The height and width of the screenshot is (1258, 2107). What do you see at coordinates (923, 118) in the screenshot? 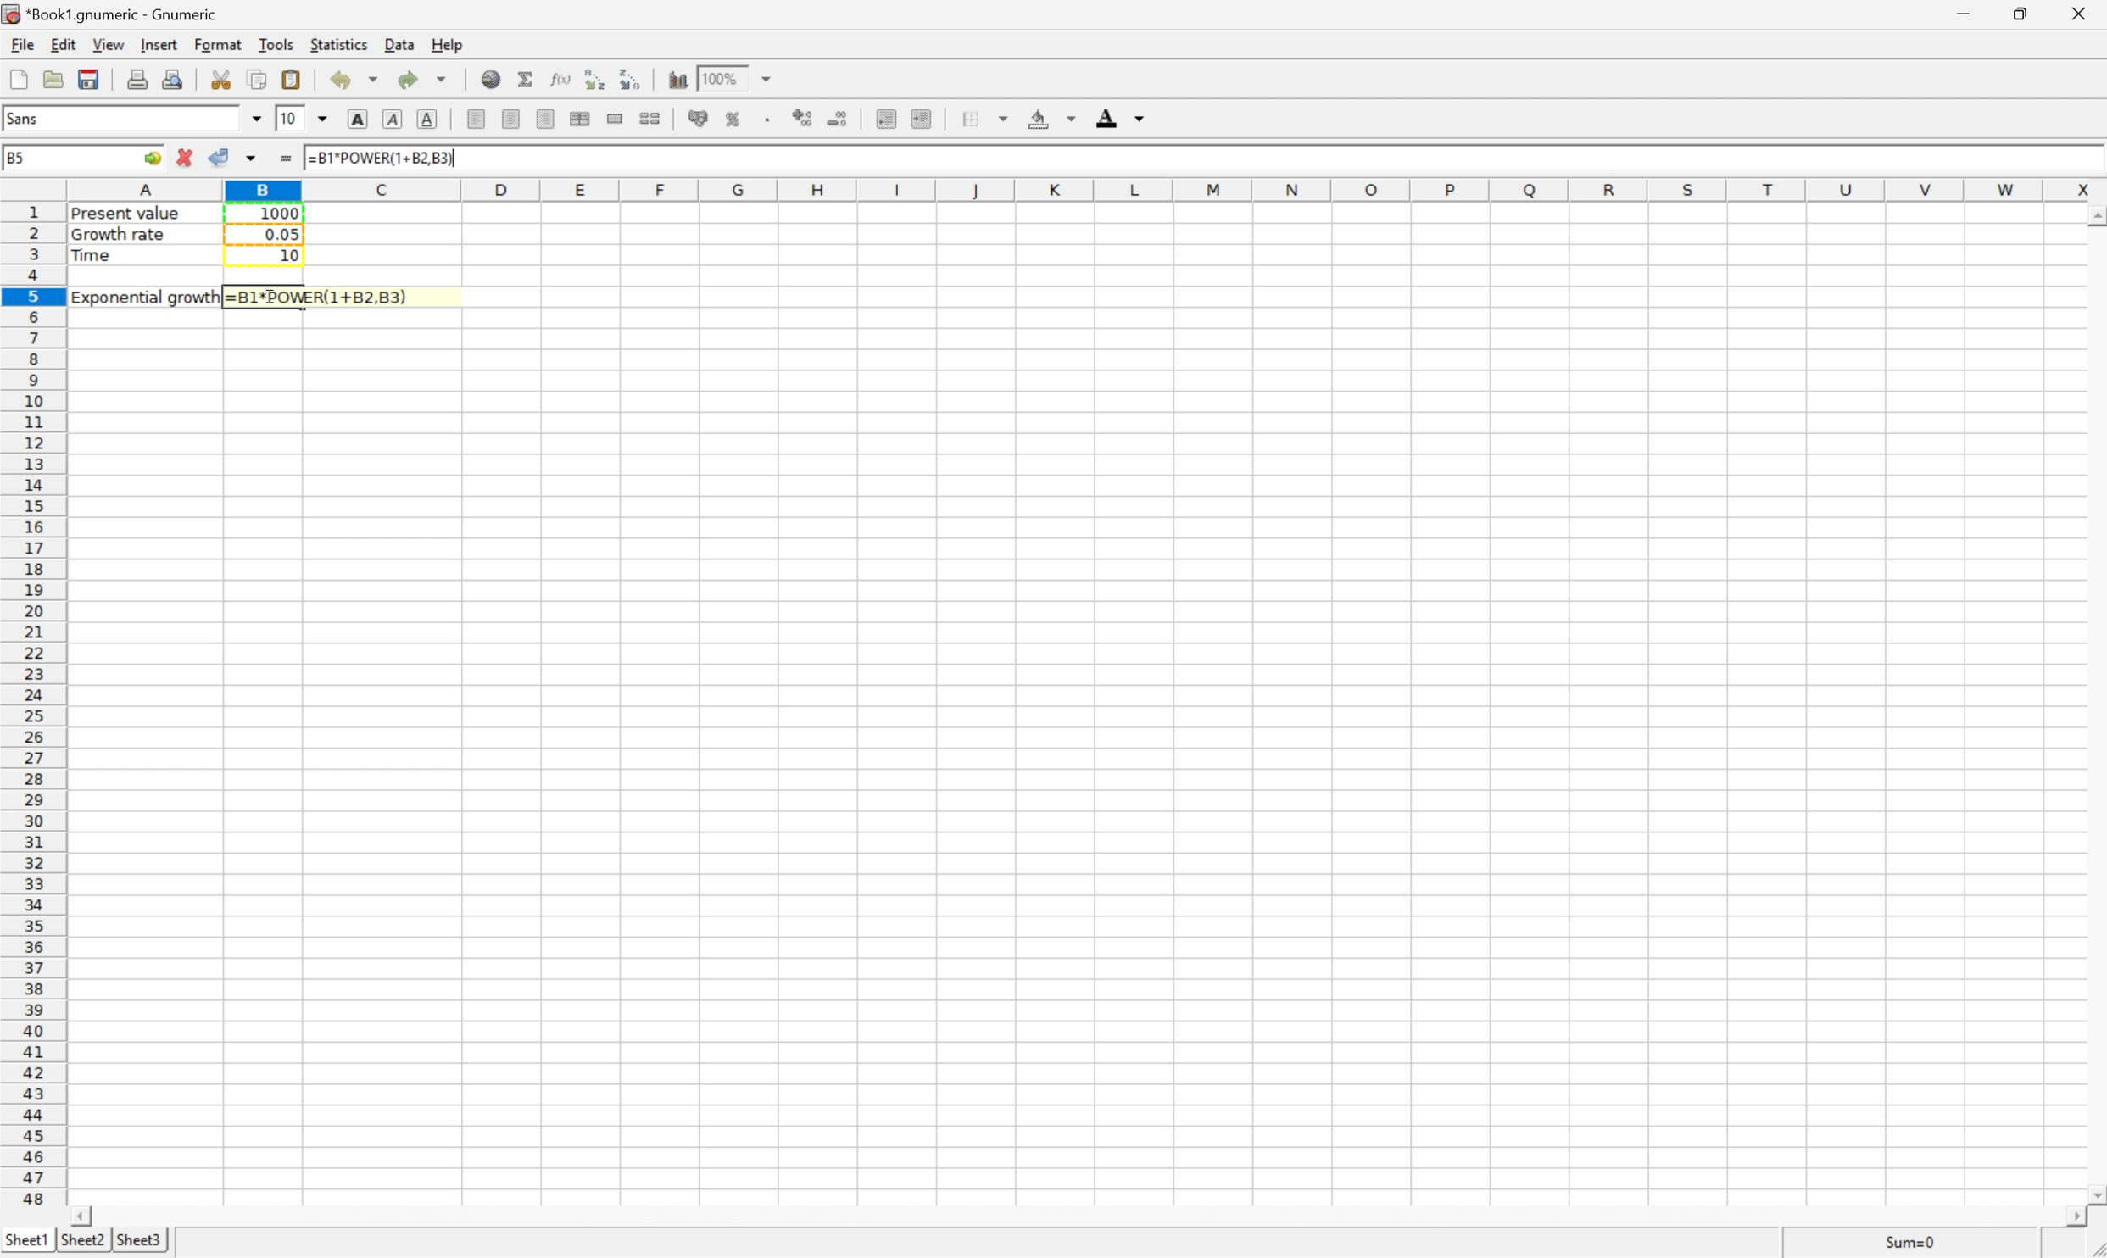
I see `Increase indent, and align the contents to the left` at bounding box center [923, 118].